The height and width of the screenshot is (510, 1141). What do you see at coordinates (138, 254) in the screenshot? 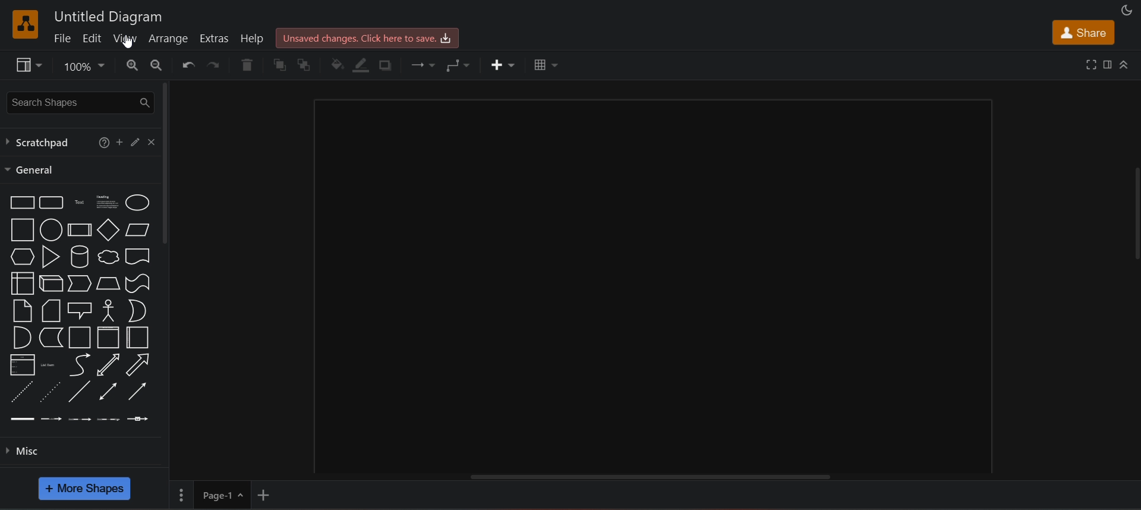
I see `document` at bounding box center [138, 254].